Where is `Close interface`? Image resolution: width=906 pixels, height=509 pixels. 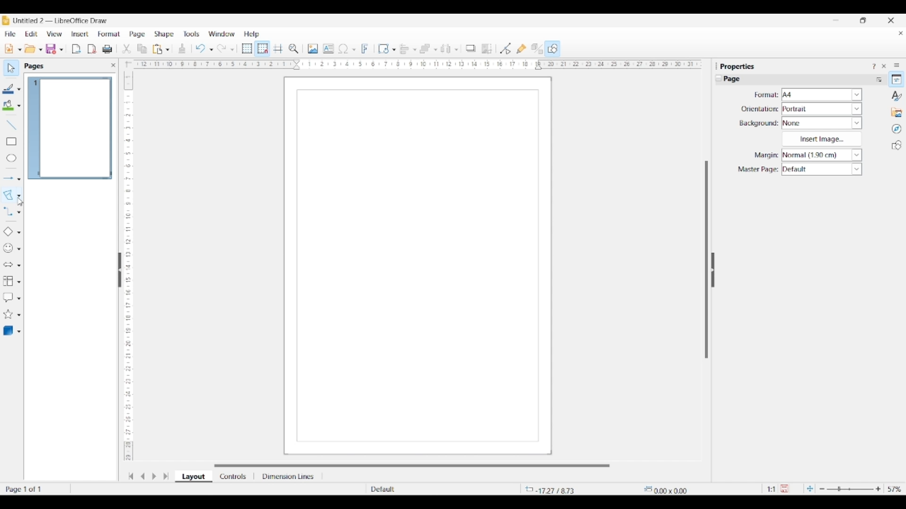 Close interface is located at coordinates (891, 20).